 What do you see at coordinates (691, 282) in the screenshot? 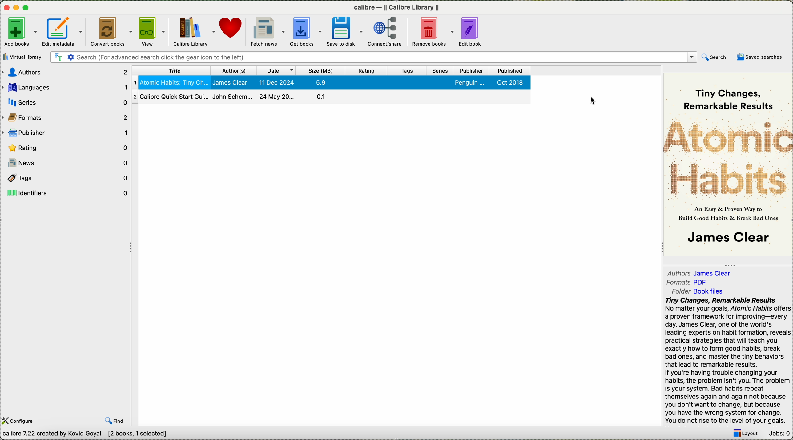
I see `formats` at bounding box center [691, 282].